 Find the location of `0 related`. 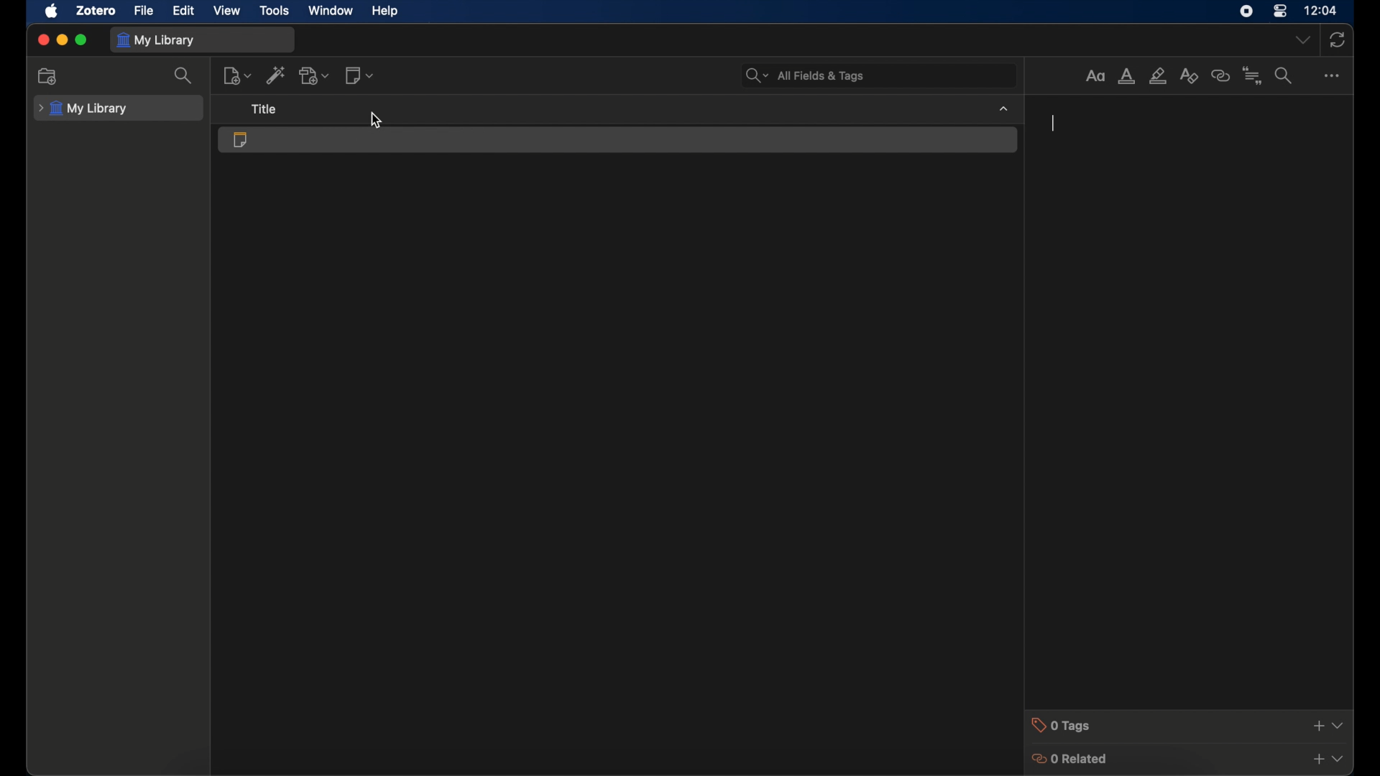

0 related is located at coordinates (1190, 759).